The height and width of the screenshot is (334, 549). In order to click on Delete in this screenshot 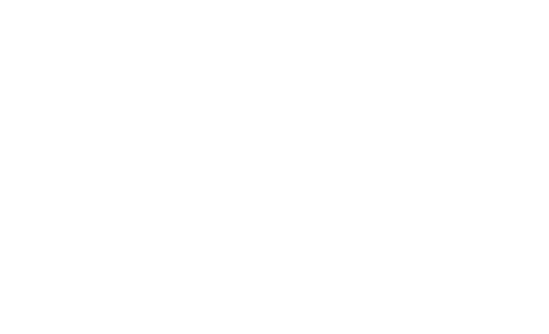, I will do `click(130, 315)`.